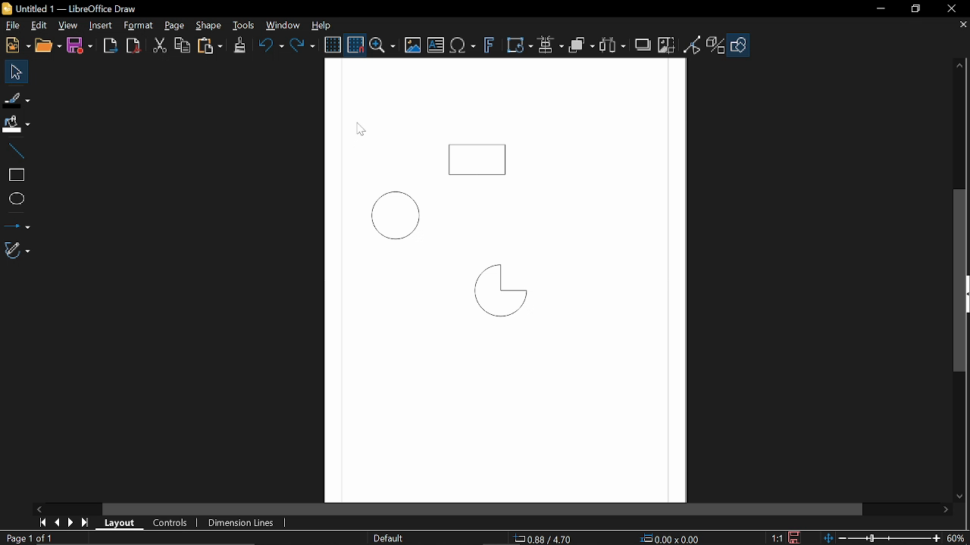 Image resolution: width=970 pixels, height=545 pixels. What do you see at coordinates (171, 26) in the screenshot?
I see `Page` at bounding box center [171, 26].